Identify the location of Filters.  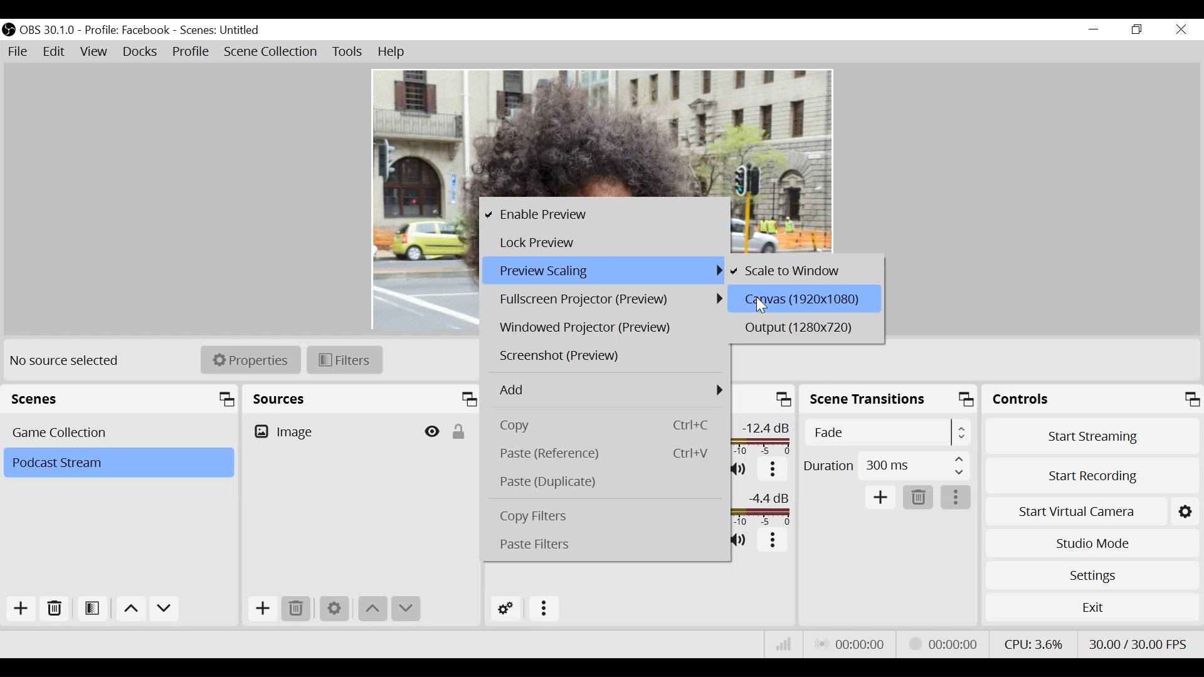
(344, 360).